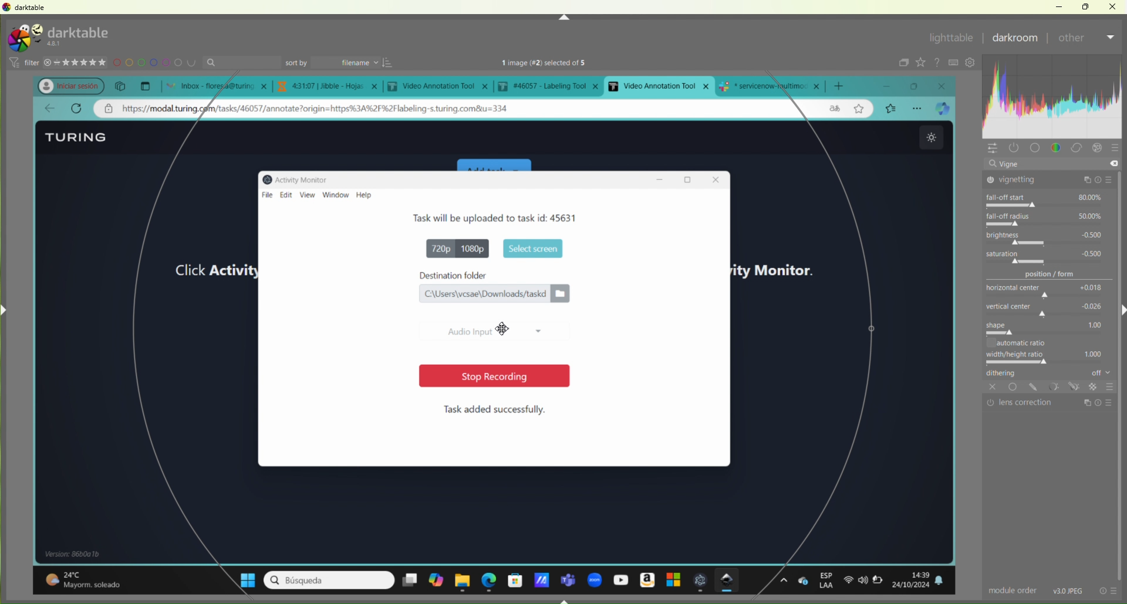 This screenshot has height=604, width=1127. What do you see at coordinates (827, 581) in the screenshot?
I see `esp Laa` at bounding box center [827, 581].